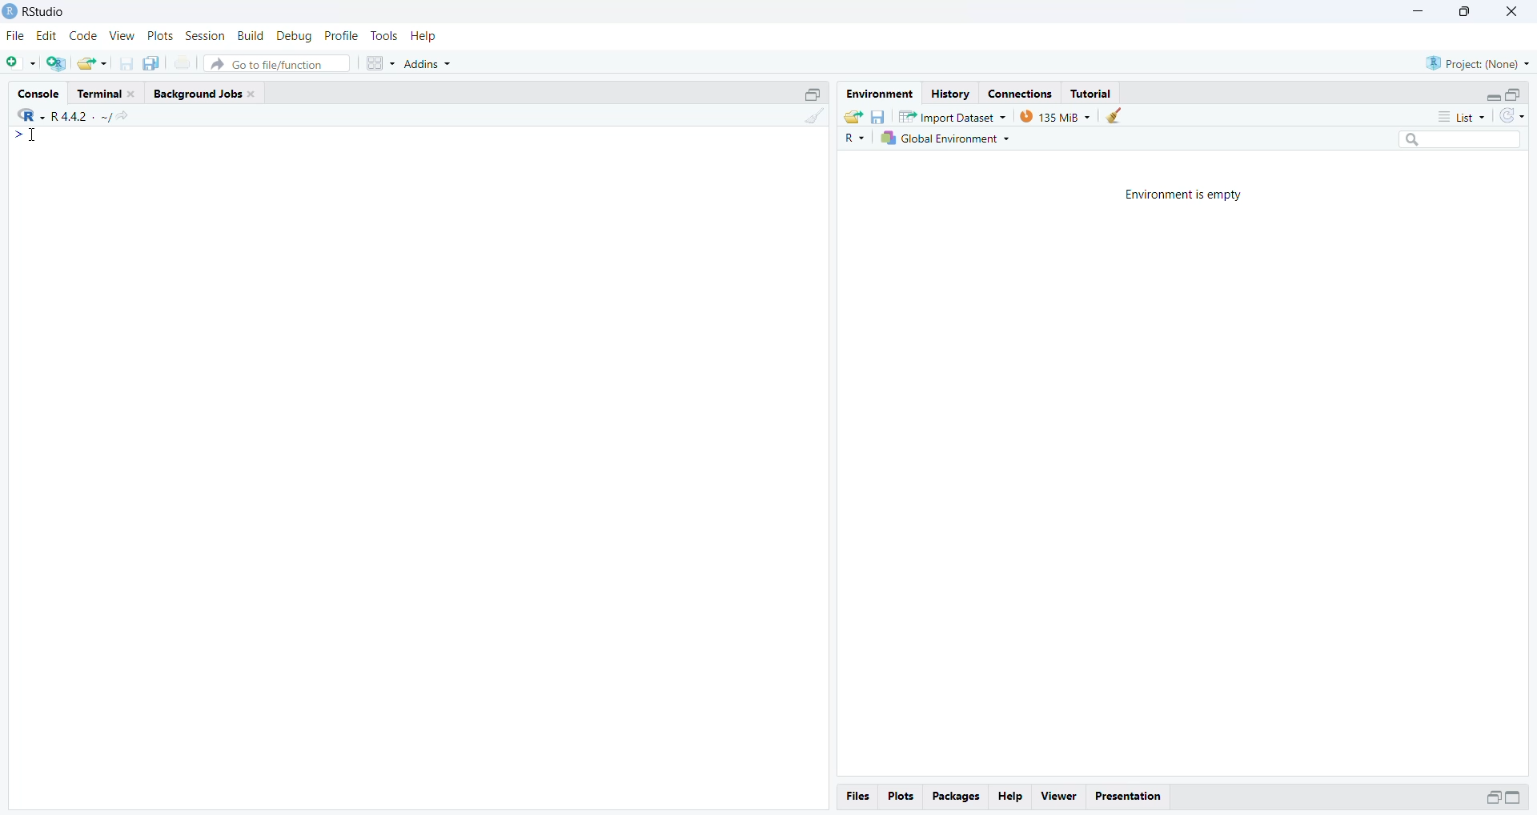  Describe the element at coordinates (156, 63) in the screenshot. I see `Save all open documents (Ctrl + Alt + S)` at that location.